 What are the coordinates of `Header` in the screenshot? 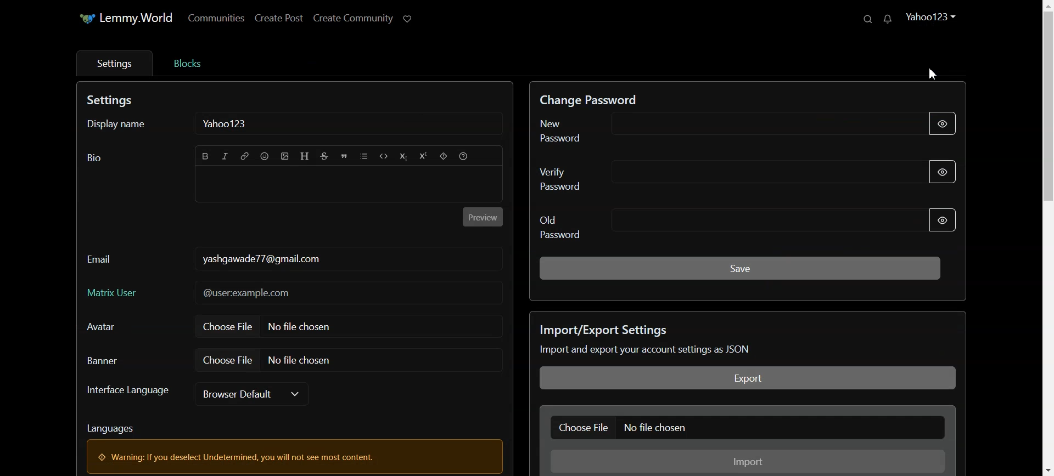 It's located at (305, 156).